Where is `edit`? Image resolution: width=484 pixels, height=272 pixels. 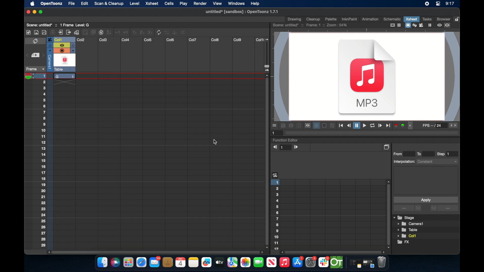
edit is located at coordinates (84, 4).